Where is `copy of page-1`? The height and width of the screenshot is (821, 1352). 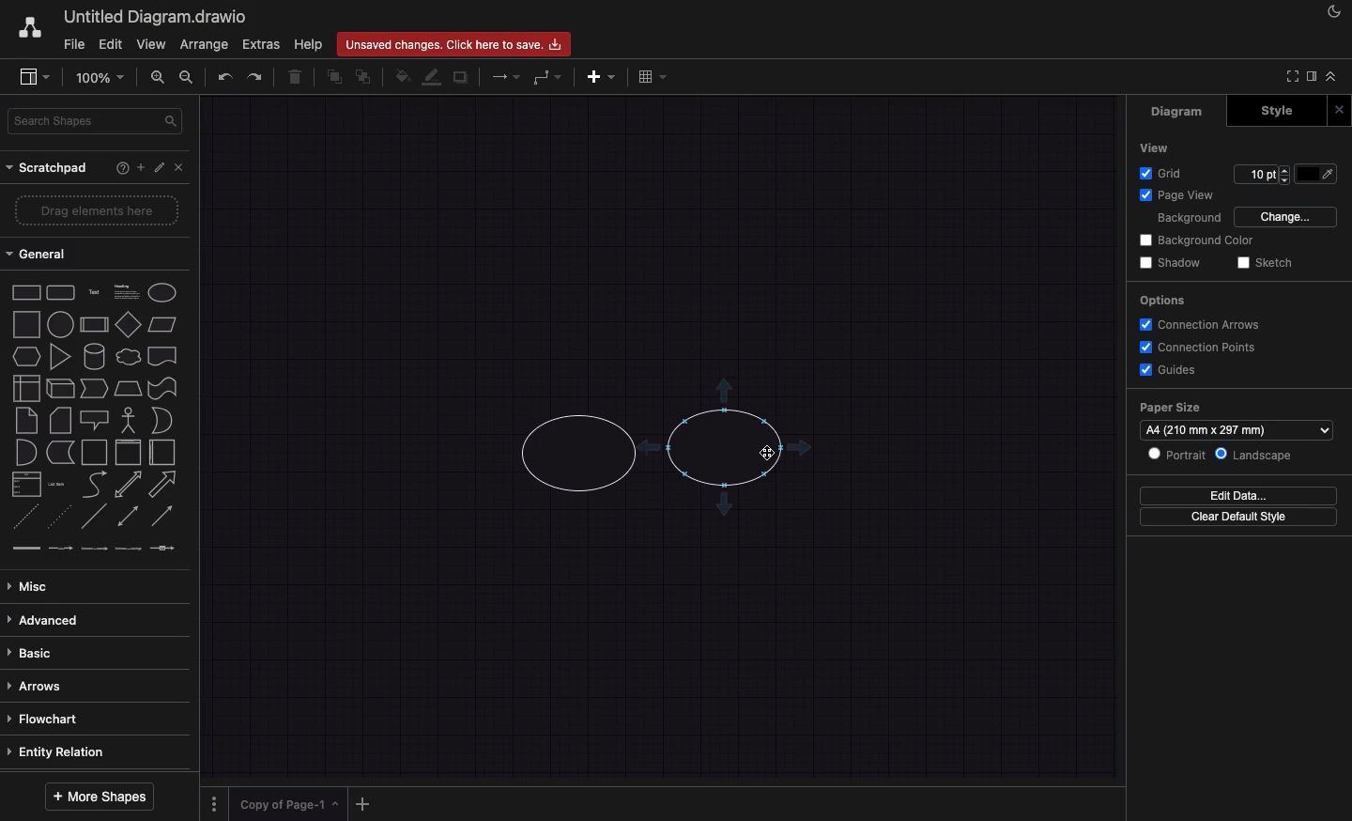 copy of page-1 is located at coordinates (289, 803).